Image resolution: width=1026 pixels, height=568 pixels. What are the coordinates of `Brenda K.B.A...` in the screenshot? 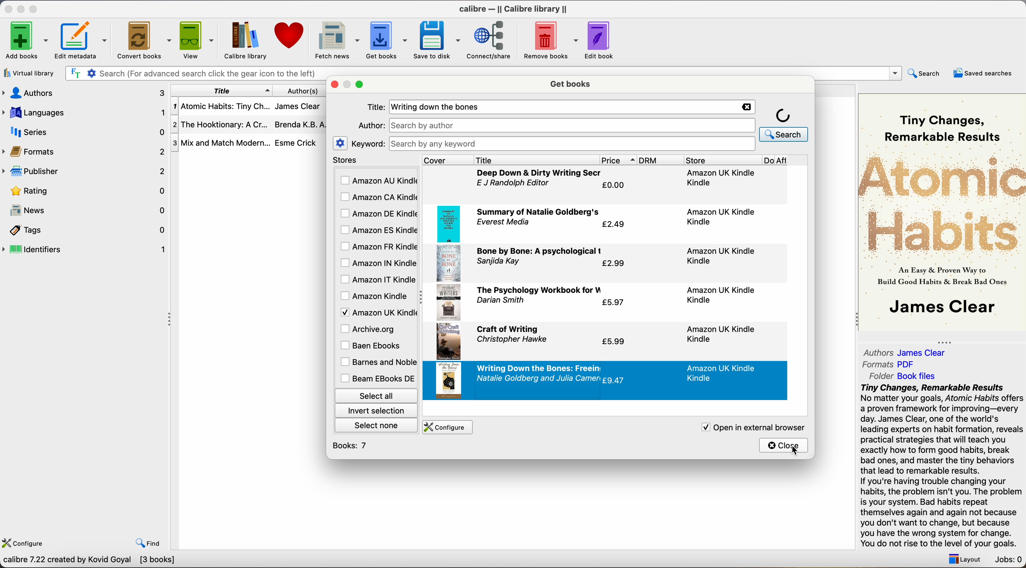 It's located at (303, 125).